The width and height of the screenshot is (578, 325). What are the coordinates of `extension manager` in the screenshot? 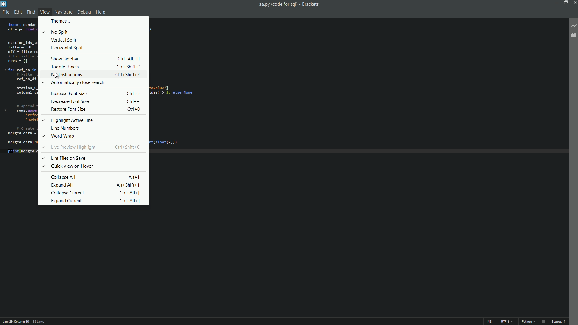 It's located at (574, 36).